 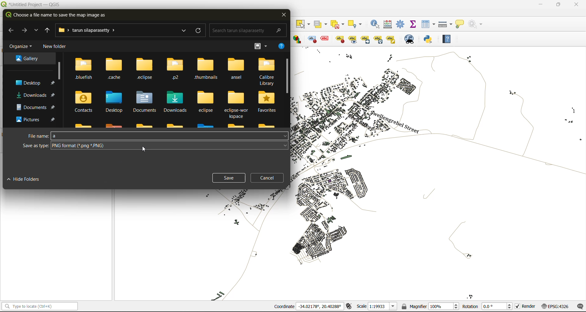 What do you see at coordinates (26, 30) in the screenshot?
I see `next` at bounding box center [26, 30].